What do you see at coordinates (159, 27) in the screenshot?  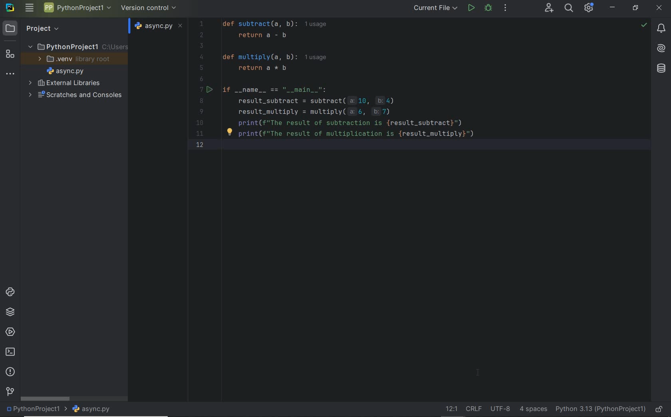 I see `file name` at bounding box center [159, 27].